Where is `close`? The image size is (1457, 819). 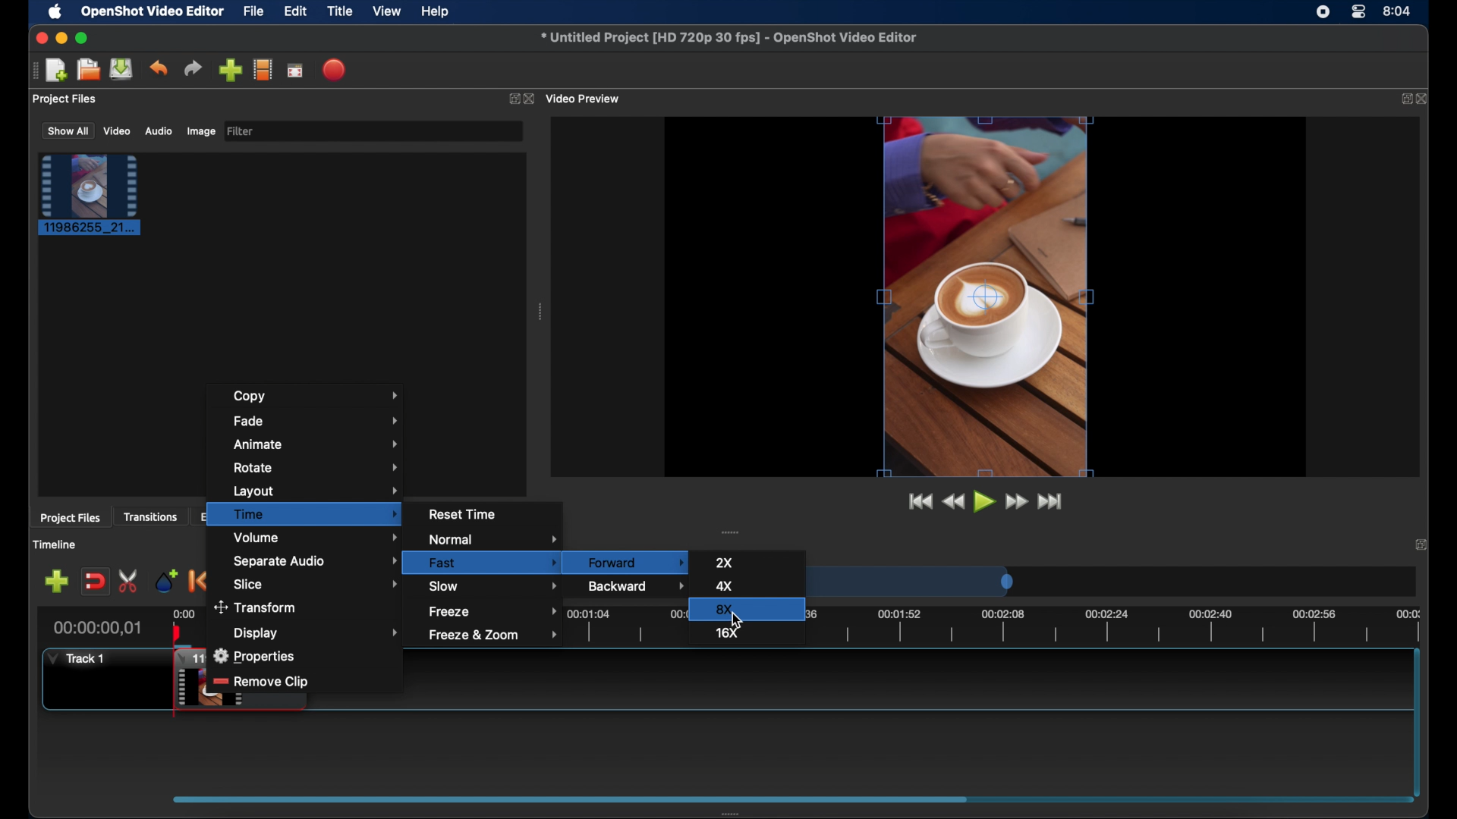
close is located at coordinates (1419, 544).